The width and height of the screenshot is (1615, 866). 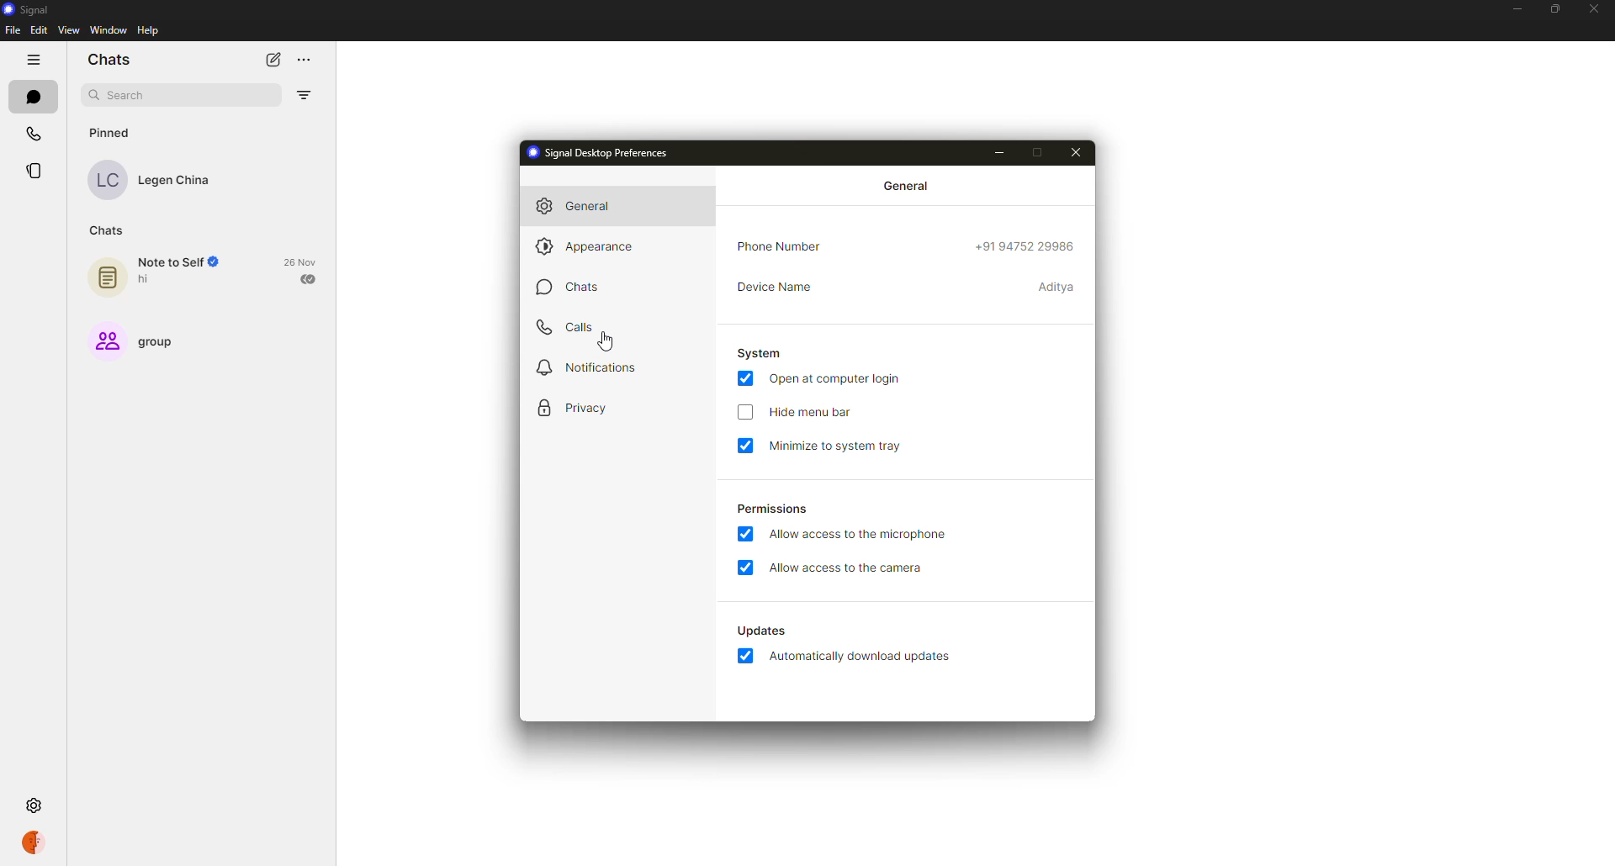 I want to click on minimize, so click(x=1515, y=8).